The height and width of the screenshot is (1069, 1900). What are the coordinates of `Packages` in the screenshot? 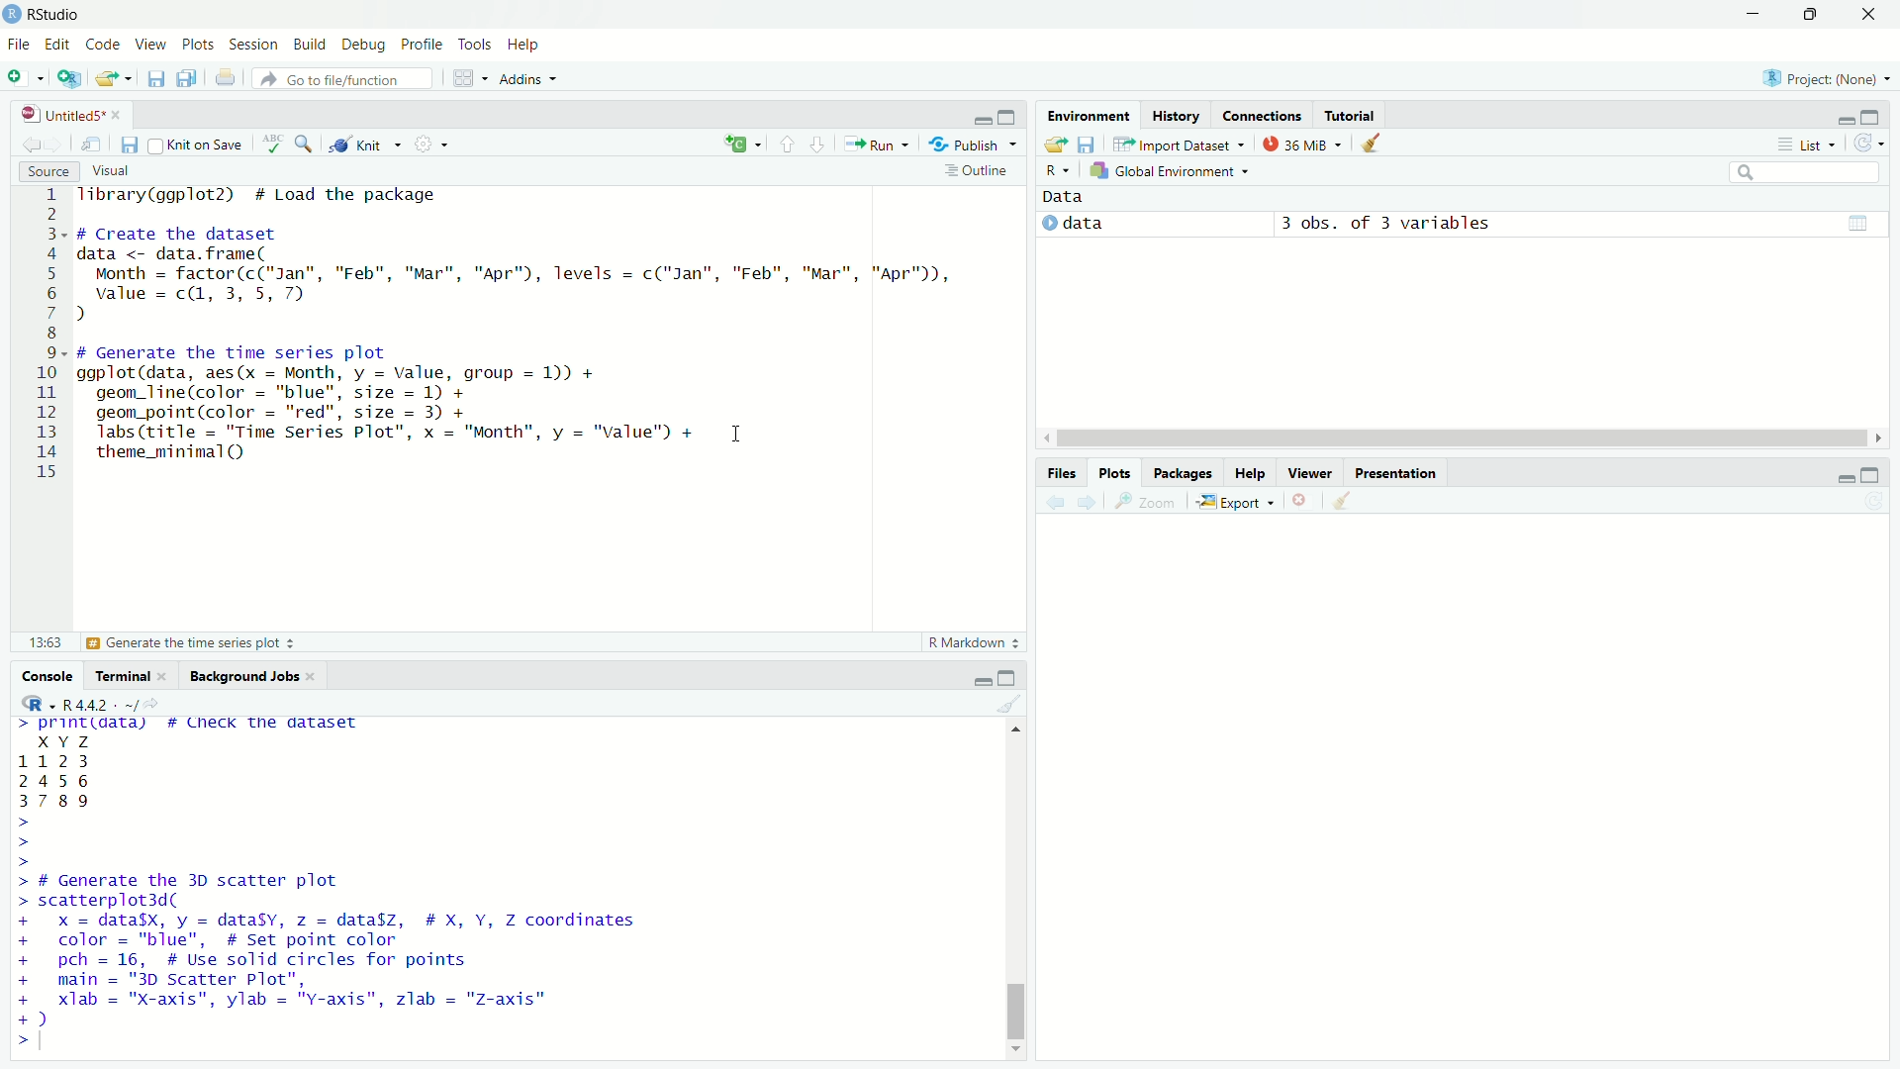 It's located at (1180, 473).